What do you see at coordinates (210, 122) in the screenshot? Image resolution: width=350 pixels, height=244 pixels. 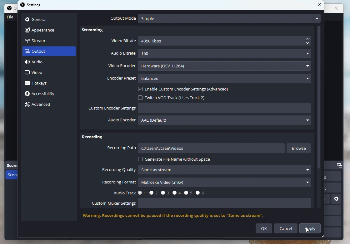 I see `Audio Encoder` at bounding box center [210, 122].